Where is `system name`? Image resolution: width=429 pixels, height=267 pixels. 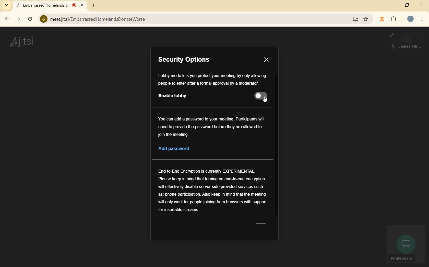 system name is located at coordinates (21, 42).